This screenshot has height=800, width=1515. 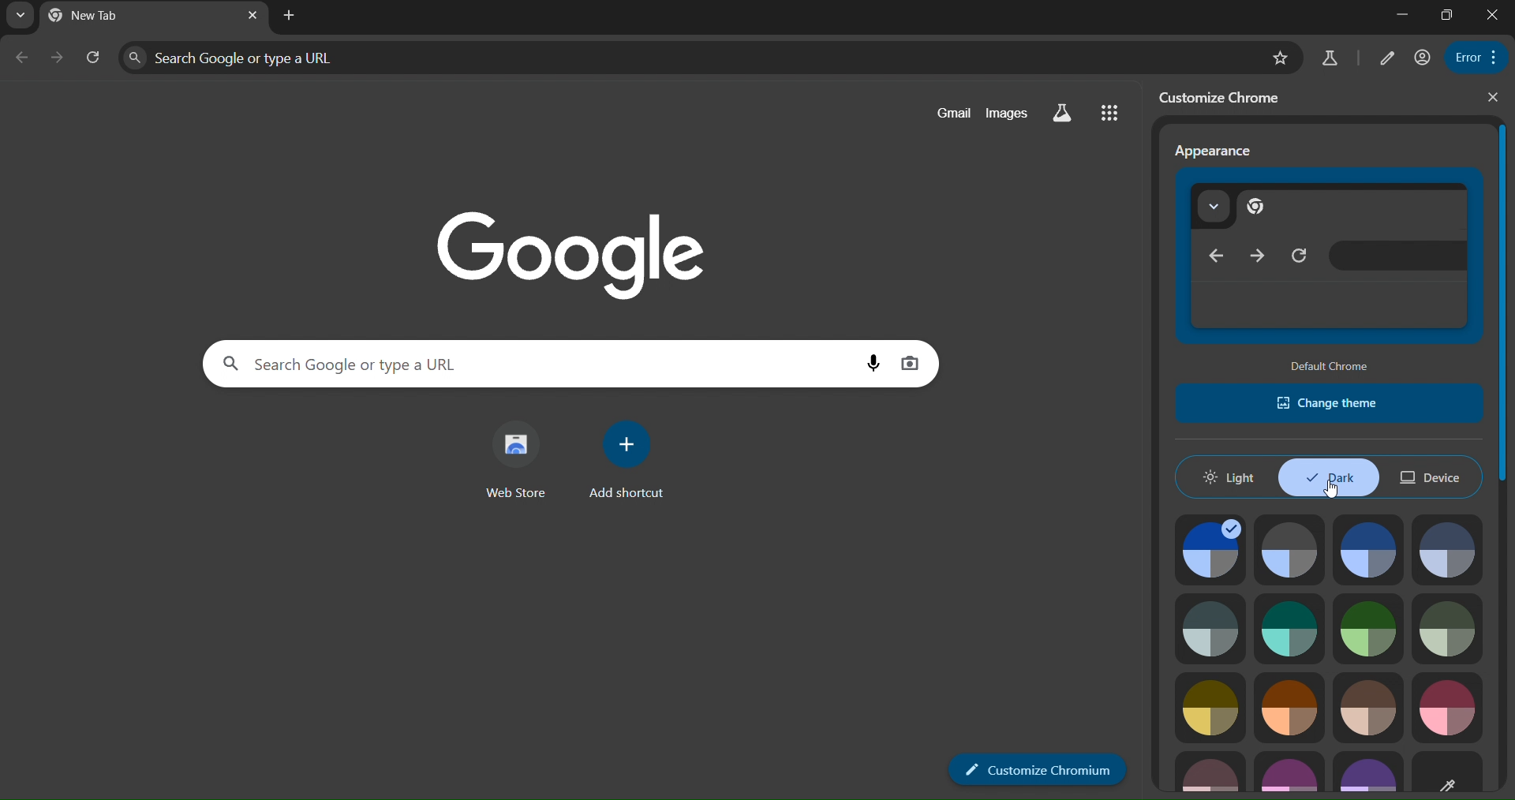 What do you see at coordinates (1326, 256) in the screenshot?
I see `appearance preview` at bounding box center [1326, 256].